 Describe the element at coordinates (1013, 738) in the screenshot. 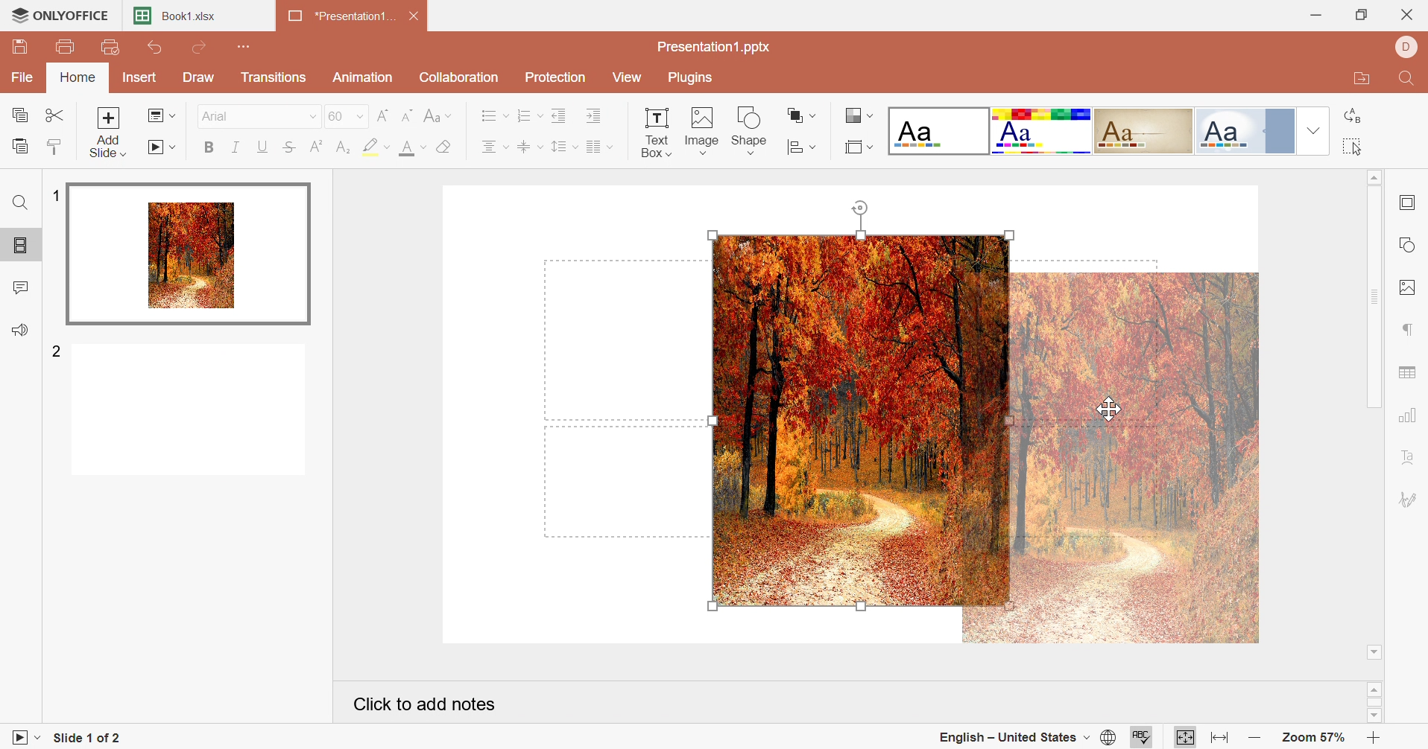

I see `English - United States` at that location.